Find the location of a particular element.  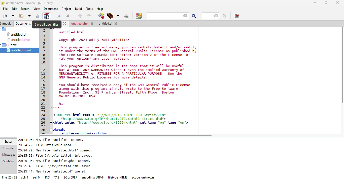

minimize is located at coordinates (315, 2).